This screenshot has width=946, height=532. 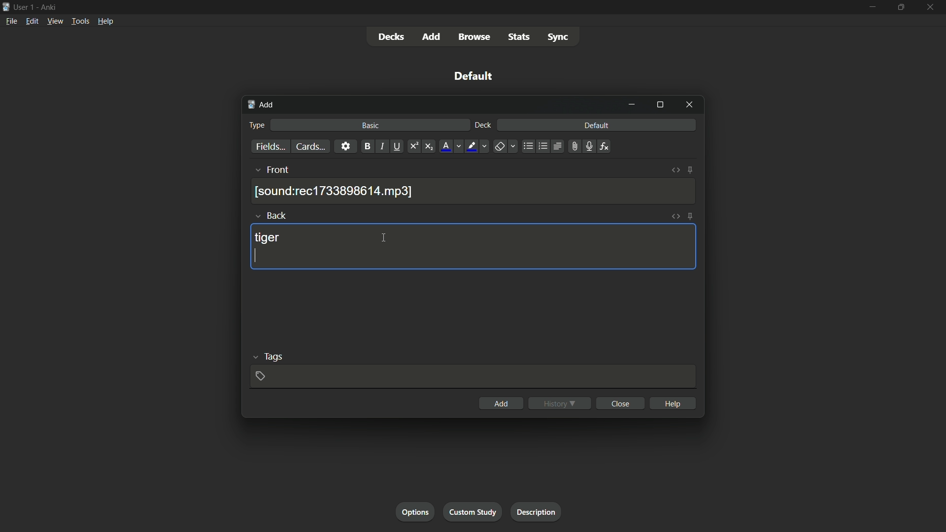 What do you see at coordinates (336, 191) in the screenshot?
I see `recording saved` at bounding box center [336, 191].